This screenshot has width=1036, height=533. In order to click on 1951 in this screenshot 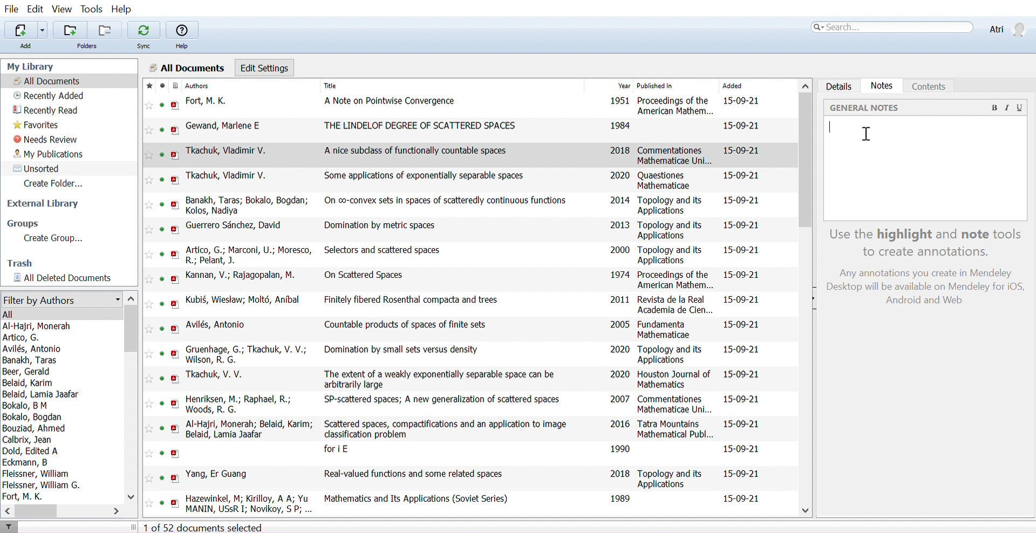, I will do `click(621, 101)`.